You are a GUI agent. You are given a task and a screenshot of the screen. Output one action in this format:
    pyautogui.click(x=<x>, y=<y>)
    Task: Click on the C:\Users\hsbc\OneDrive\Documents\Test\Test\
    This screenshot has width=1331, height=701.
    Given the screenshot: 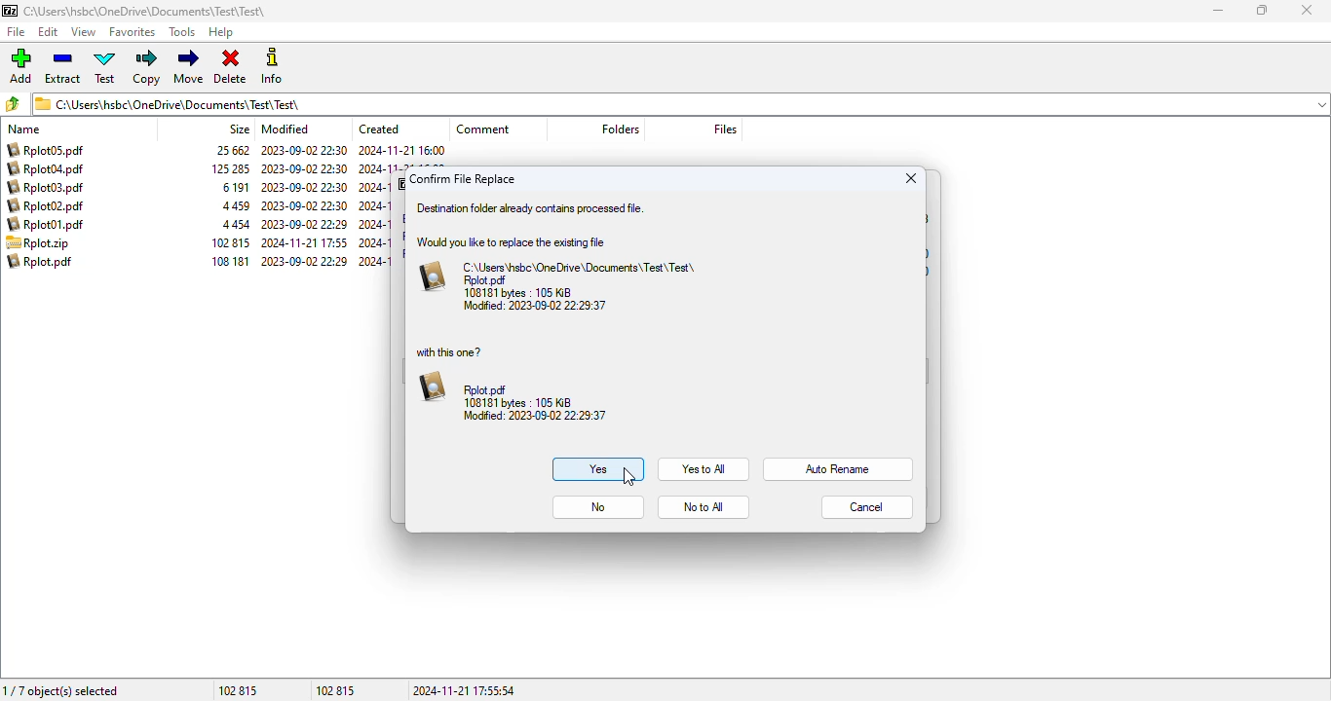 What is the action you would take?
    pyautogui.click(x=146, y=12)
    